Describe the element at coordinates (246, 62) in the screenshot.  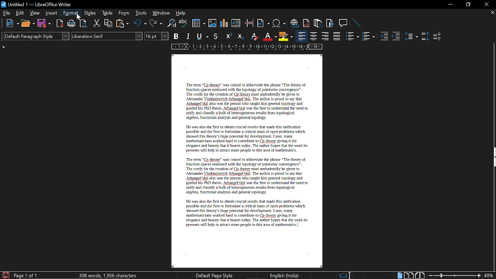
I see `Header` at that location.